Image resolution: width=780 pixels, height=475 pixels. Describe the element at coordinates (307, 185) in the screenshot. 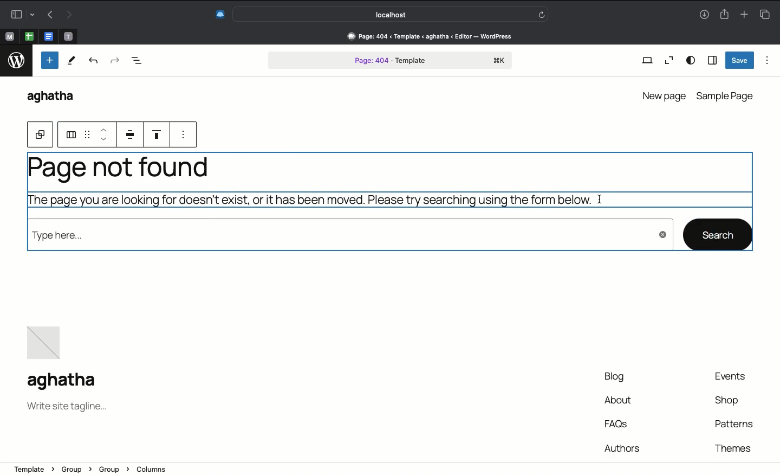

I see `Page not found` at that location.